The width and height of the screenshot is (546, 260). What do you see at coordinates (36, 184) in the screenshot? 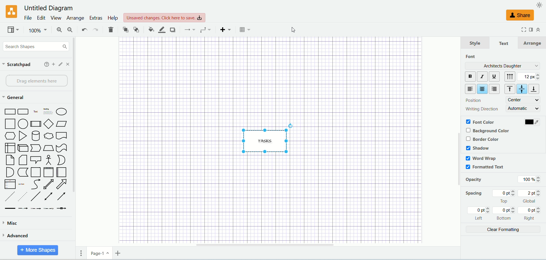
I see `Curve` at bounding box center [36, 184].